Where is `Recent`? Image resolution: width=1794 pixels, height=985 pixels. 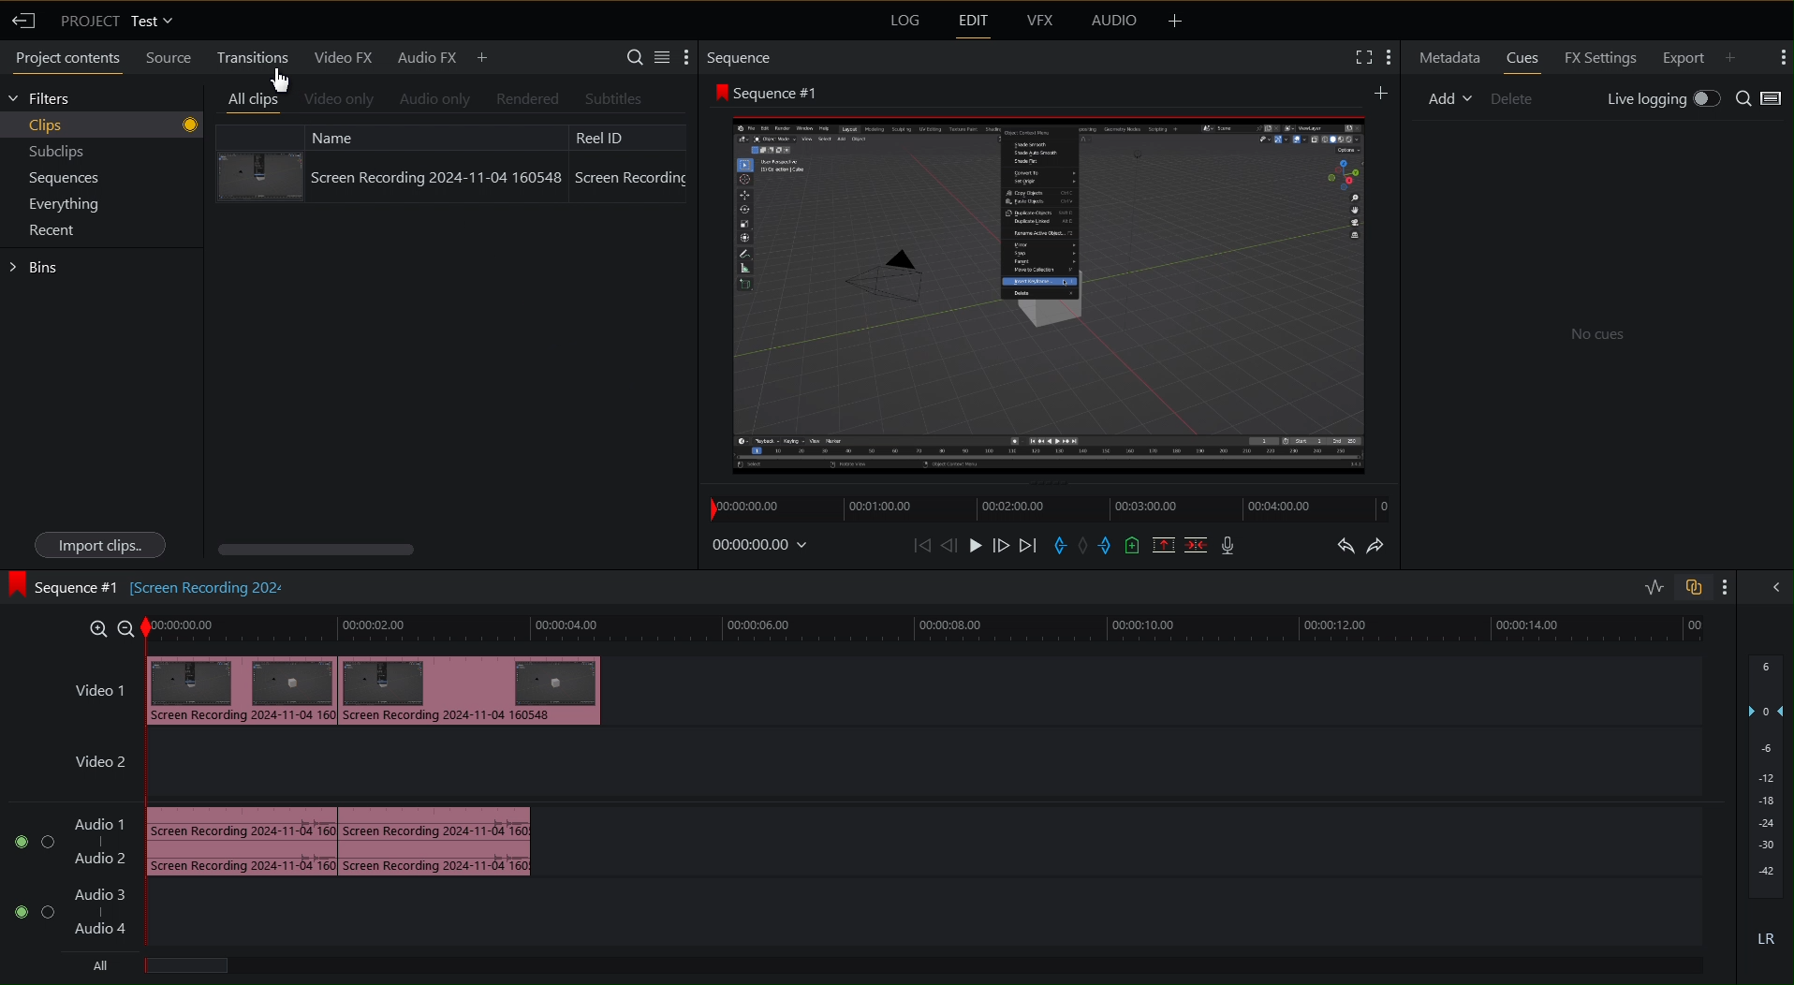
Recent is located at coordinates (51, 233).